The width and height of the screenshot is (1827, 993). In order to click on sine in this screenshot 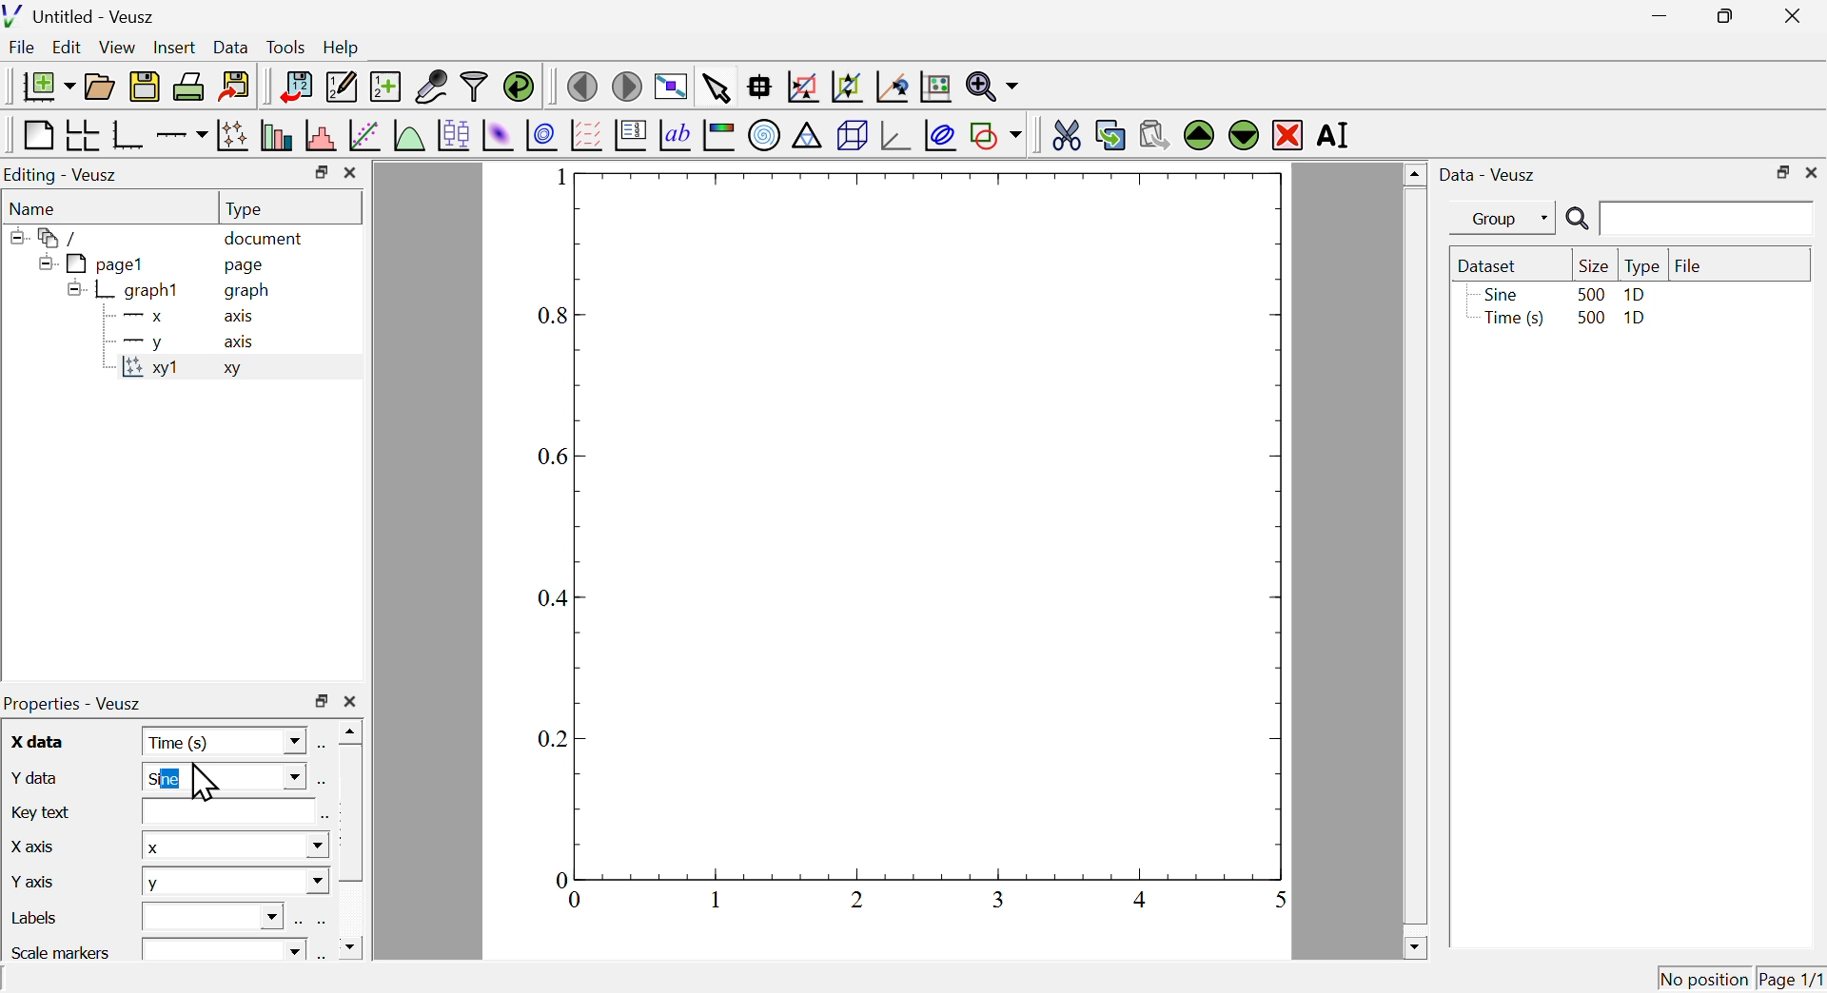, I will do `click(224, 780)`.